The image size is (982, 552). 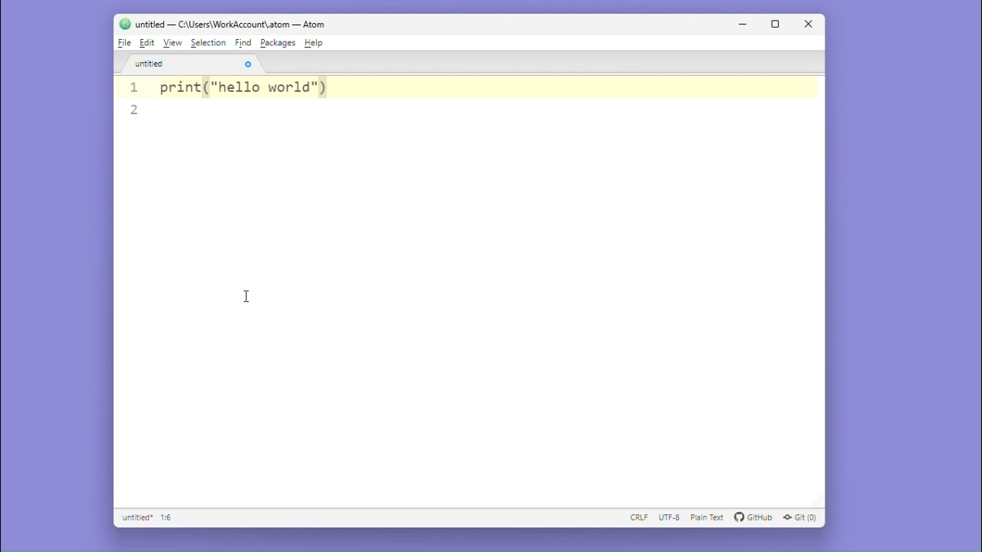 What do you see at coordinates (148, 43) in the screenshot?
I see `Edit` at bounding box center [148, 43].